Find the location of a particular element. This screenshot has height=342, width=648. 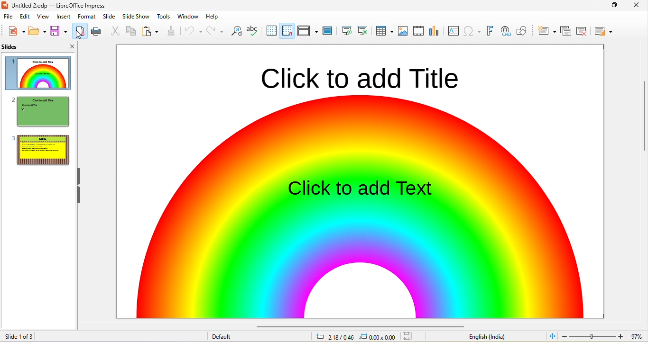

slideshow is located at coordinates (136, 17).